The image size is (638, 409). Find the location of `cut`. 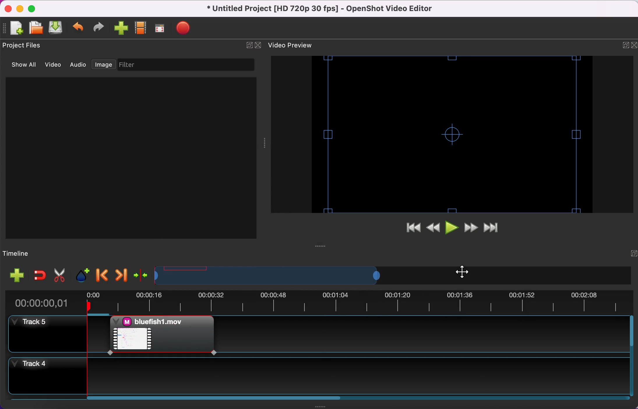

cut is located at coordinates (59, 275).